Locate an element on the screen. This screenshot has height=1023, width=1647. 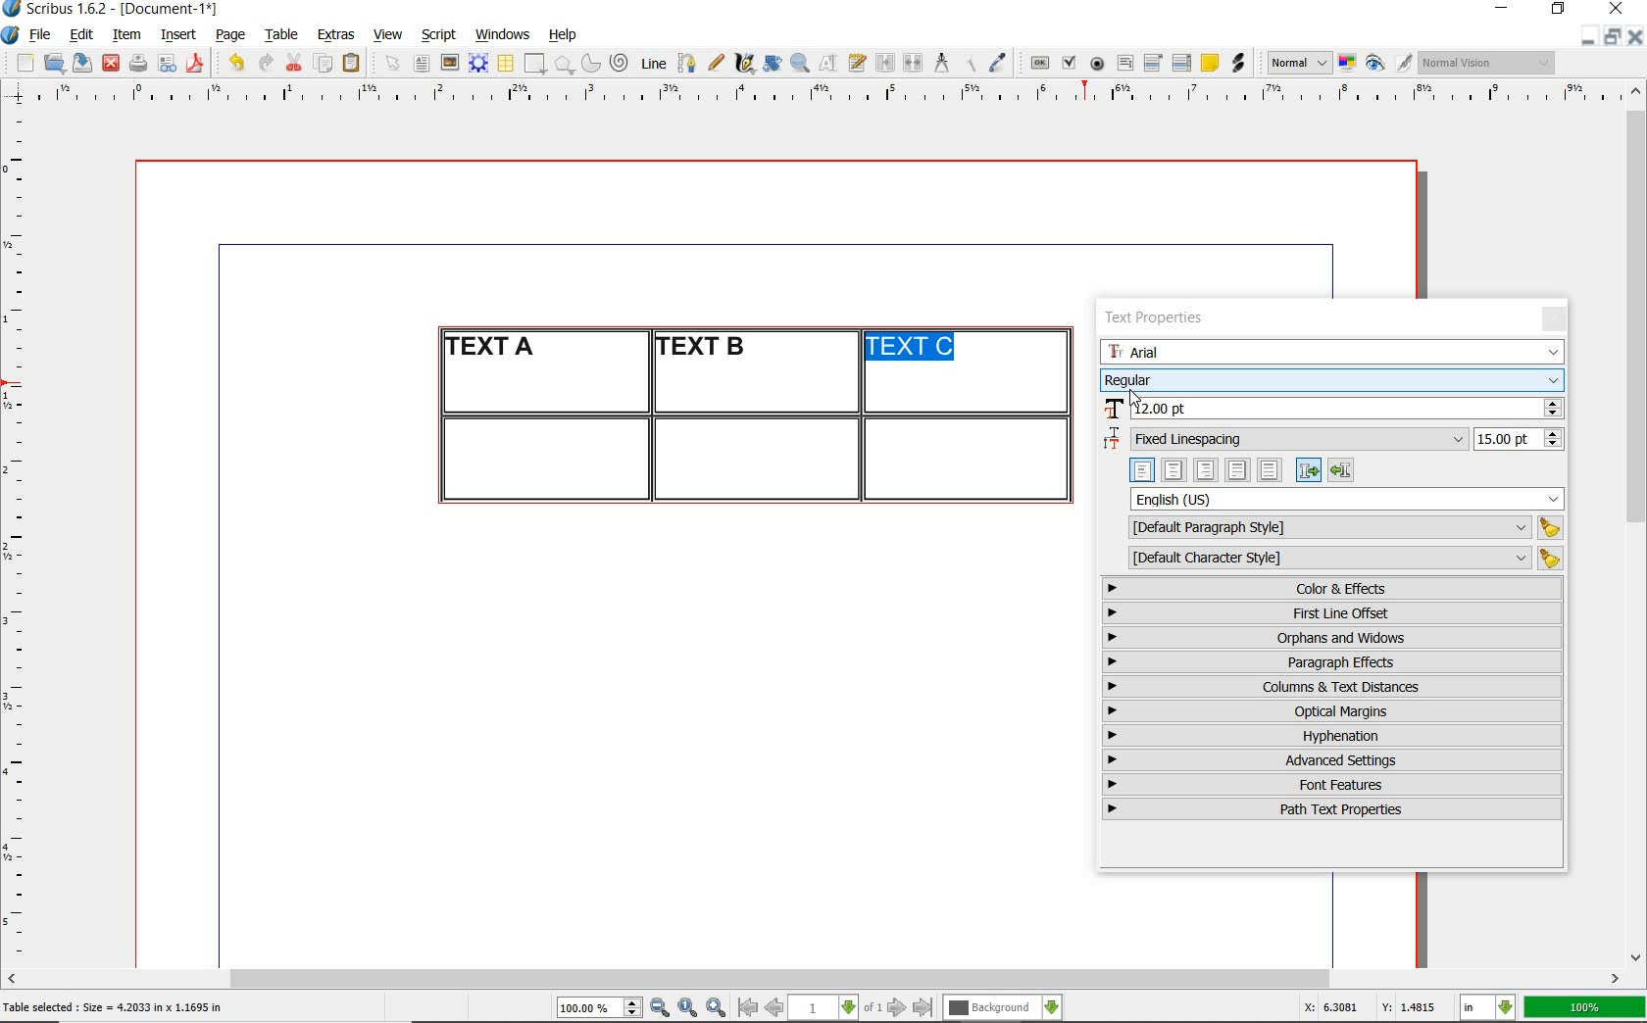
font size is located at coordinates (1332, 410).